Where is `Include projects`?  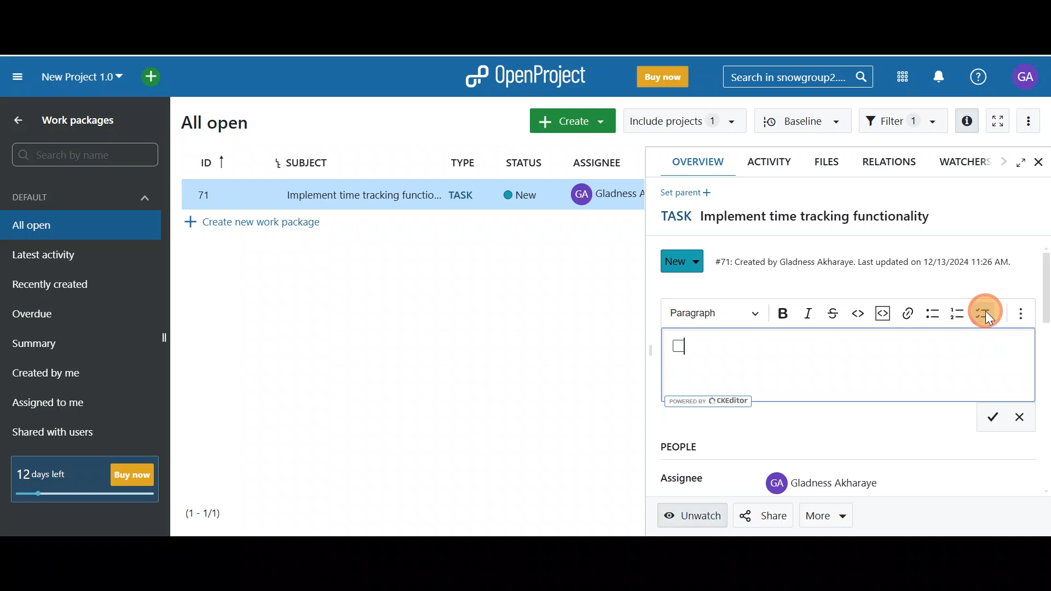 Include projects is located at coordinates (683, 120).